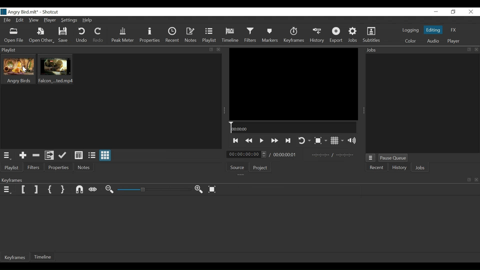 Image resolution: width=480 pixels, height=270 pixels. What do you see at coordinates (453, 12) in the screenshot?
I see `Restore` at bounding box center [453, 12].